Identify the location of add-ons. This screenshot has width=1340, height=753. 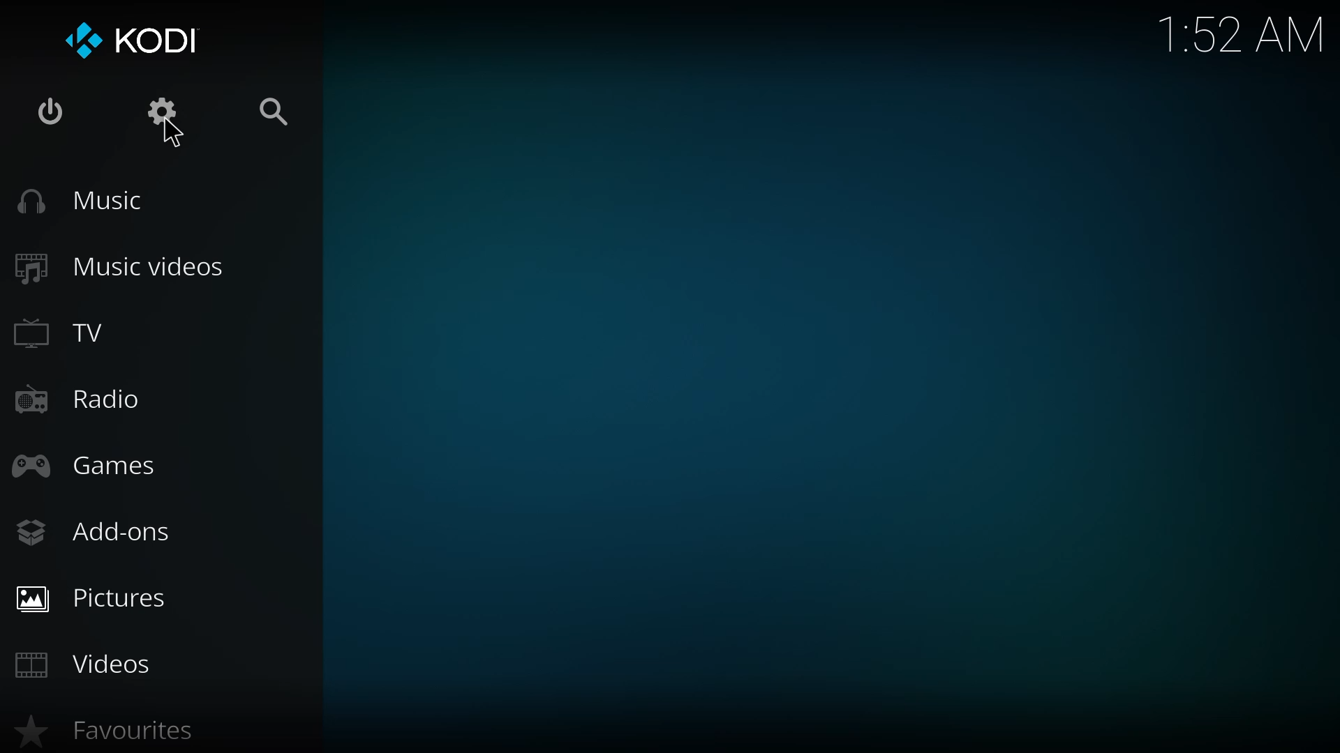
(94, 535).